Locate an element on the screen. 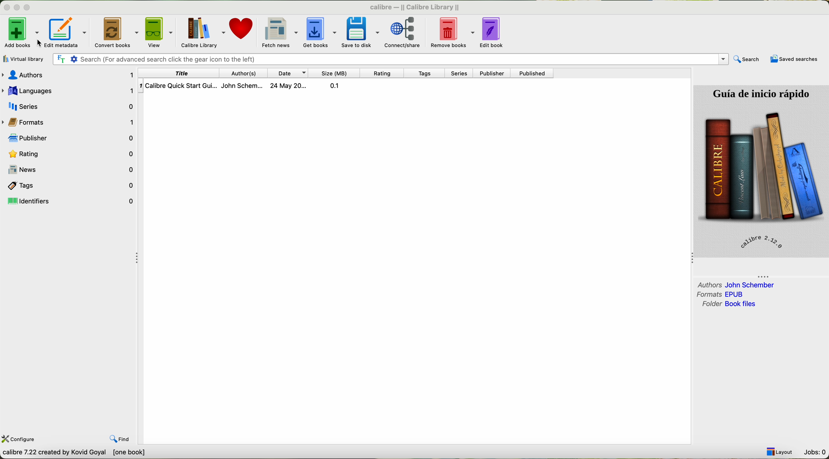 This screenshot has height=459, width=829. Jobs: 0 is located at coordinates (815, 453).